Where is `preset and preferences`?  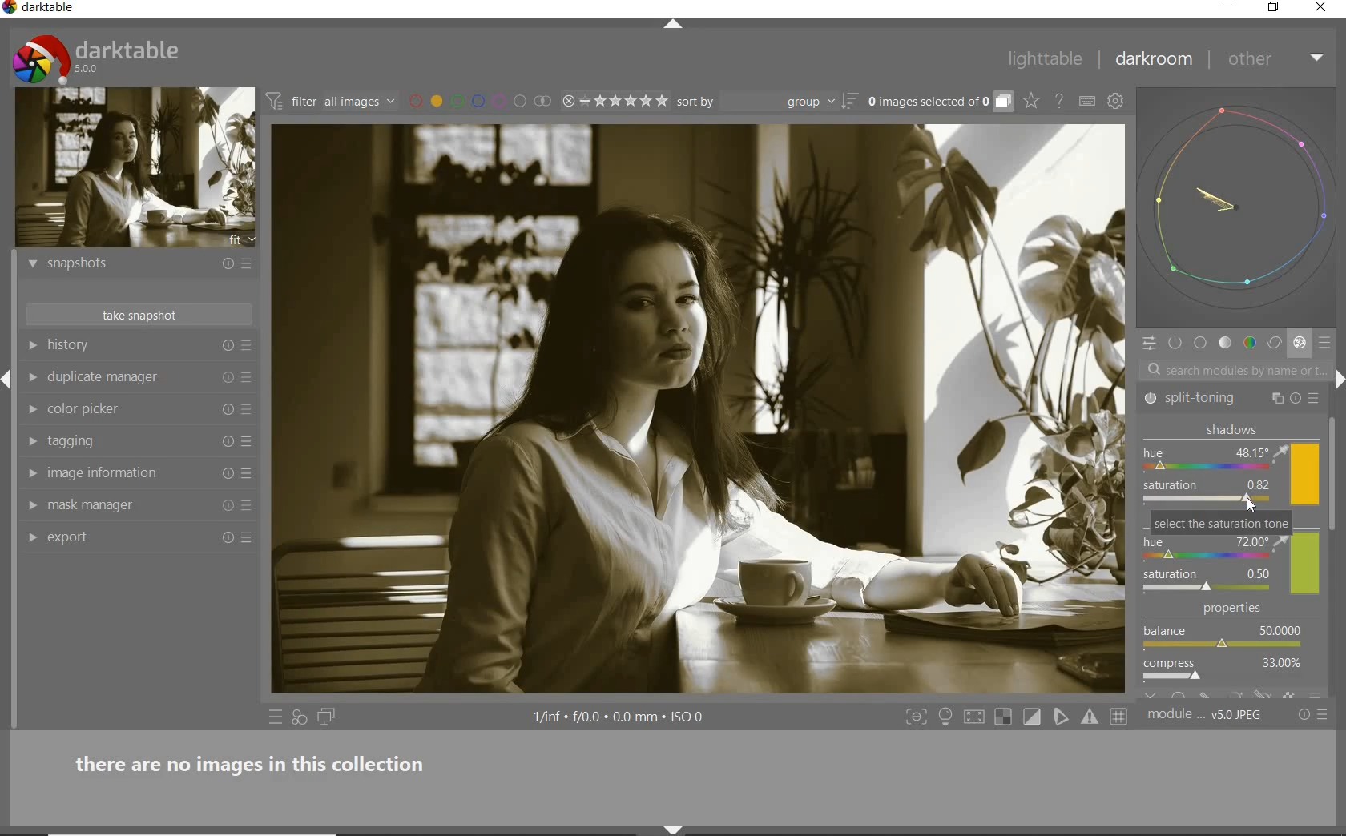
preset and preferences is located at coordinates (249, 442).